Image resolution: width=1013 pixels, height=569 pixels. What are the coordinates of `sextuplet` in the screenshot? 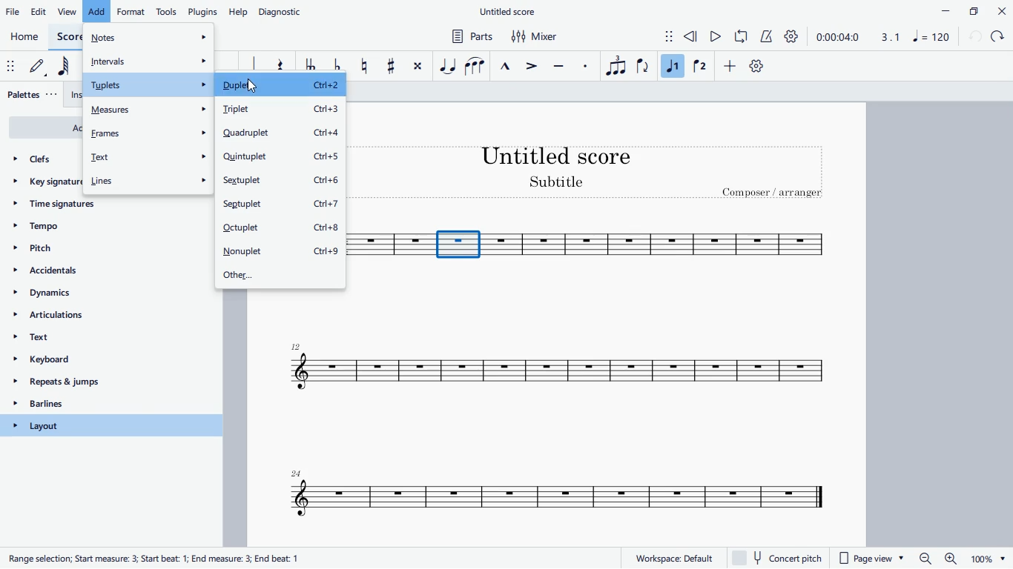 It's located at (283, 183).